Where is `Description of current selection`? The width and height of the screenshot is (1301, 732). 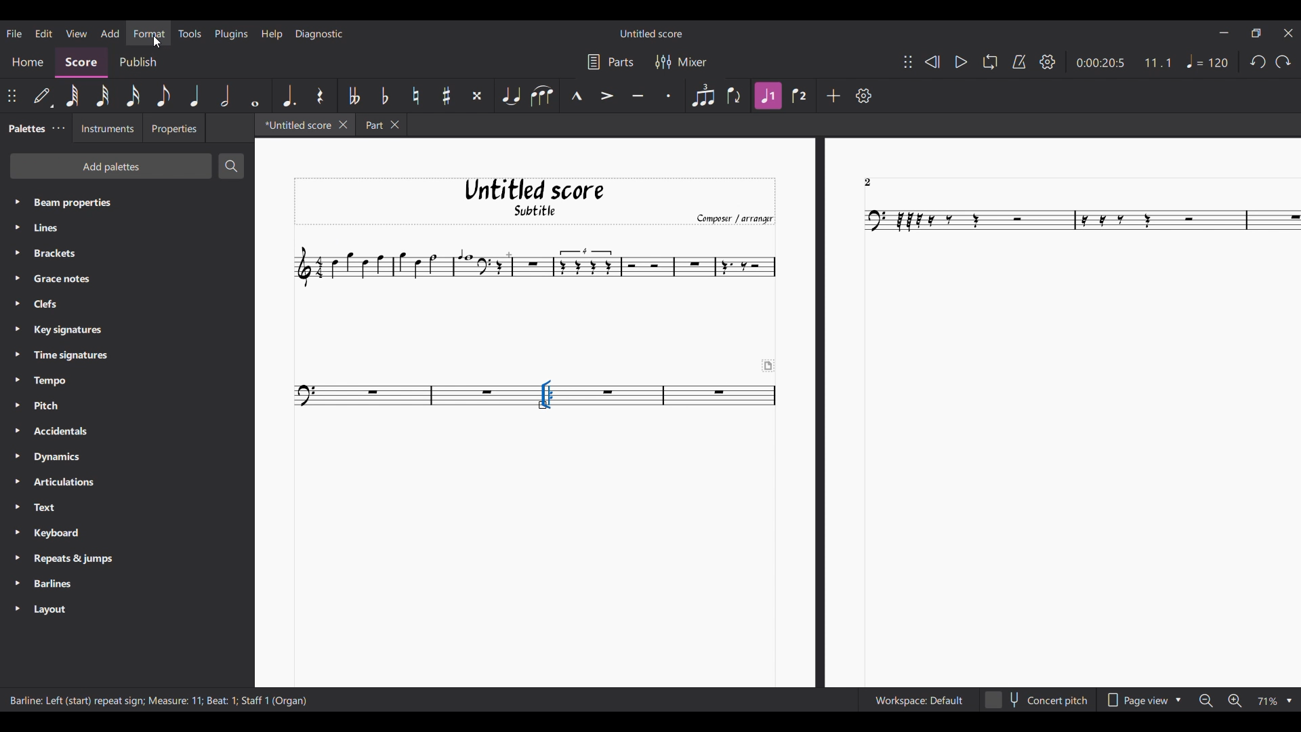 Description of current selection is located at coordinates (159, 699).